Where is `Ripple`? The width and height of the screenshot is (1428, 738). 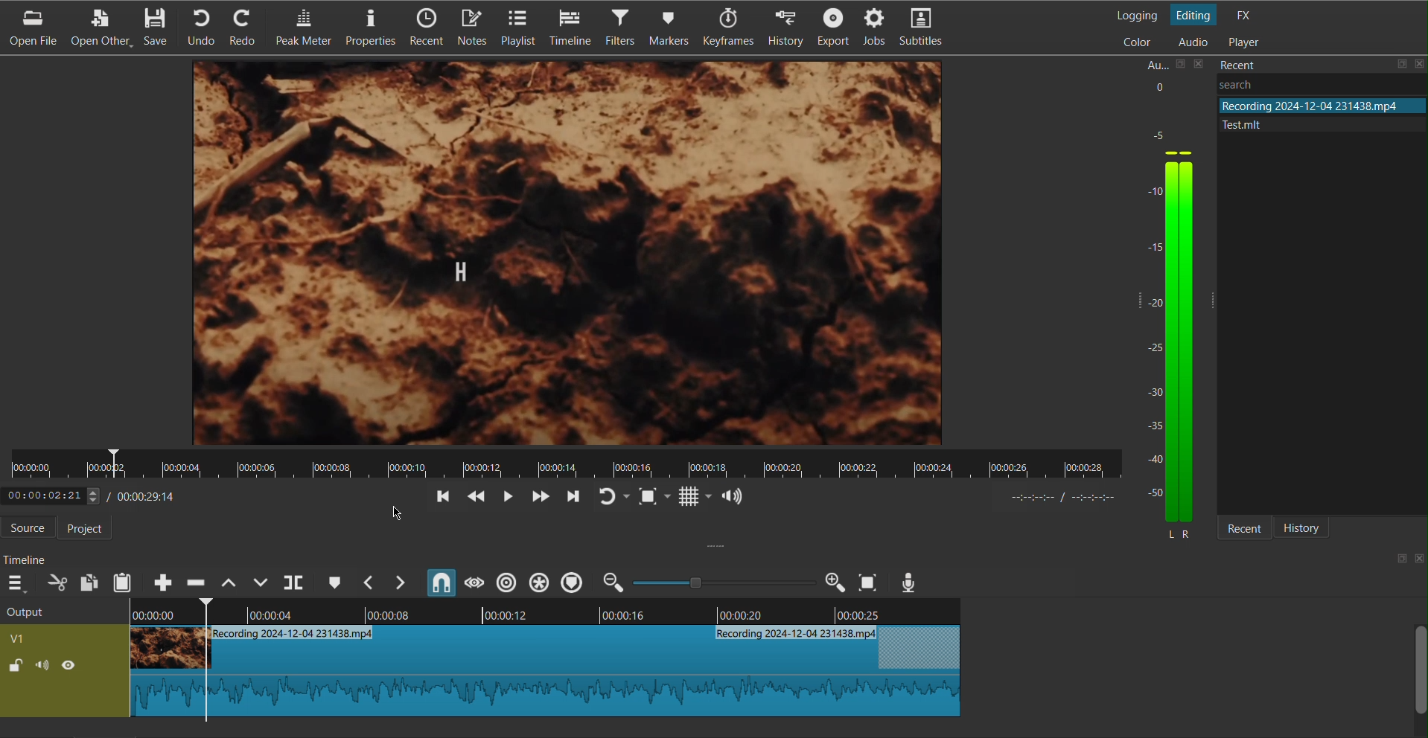 Ripple is located at coordinates (508, 582).